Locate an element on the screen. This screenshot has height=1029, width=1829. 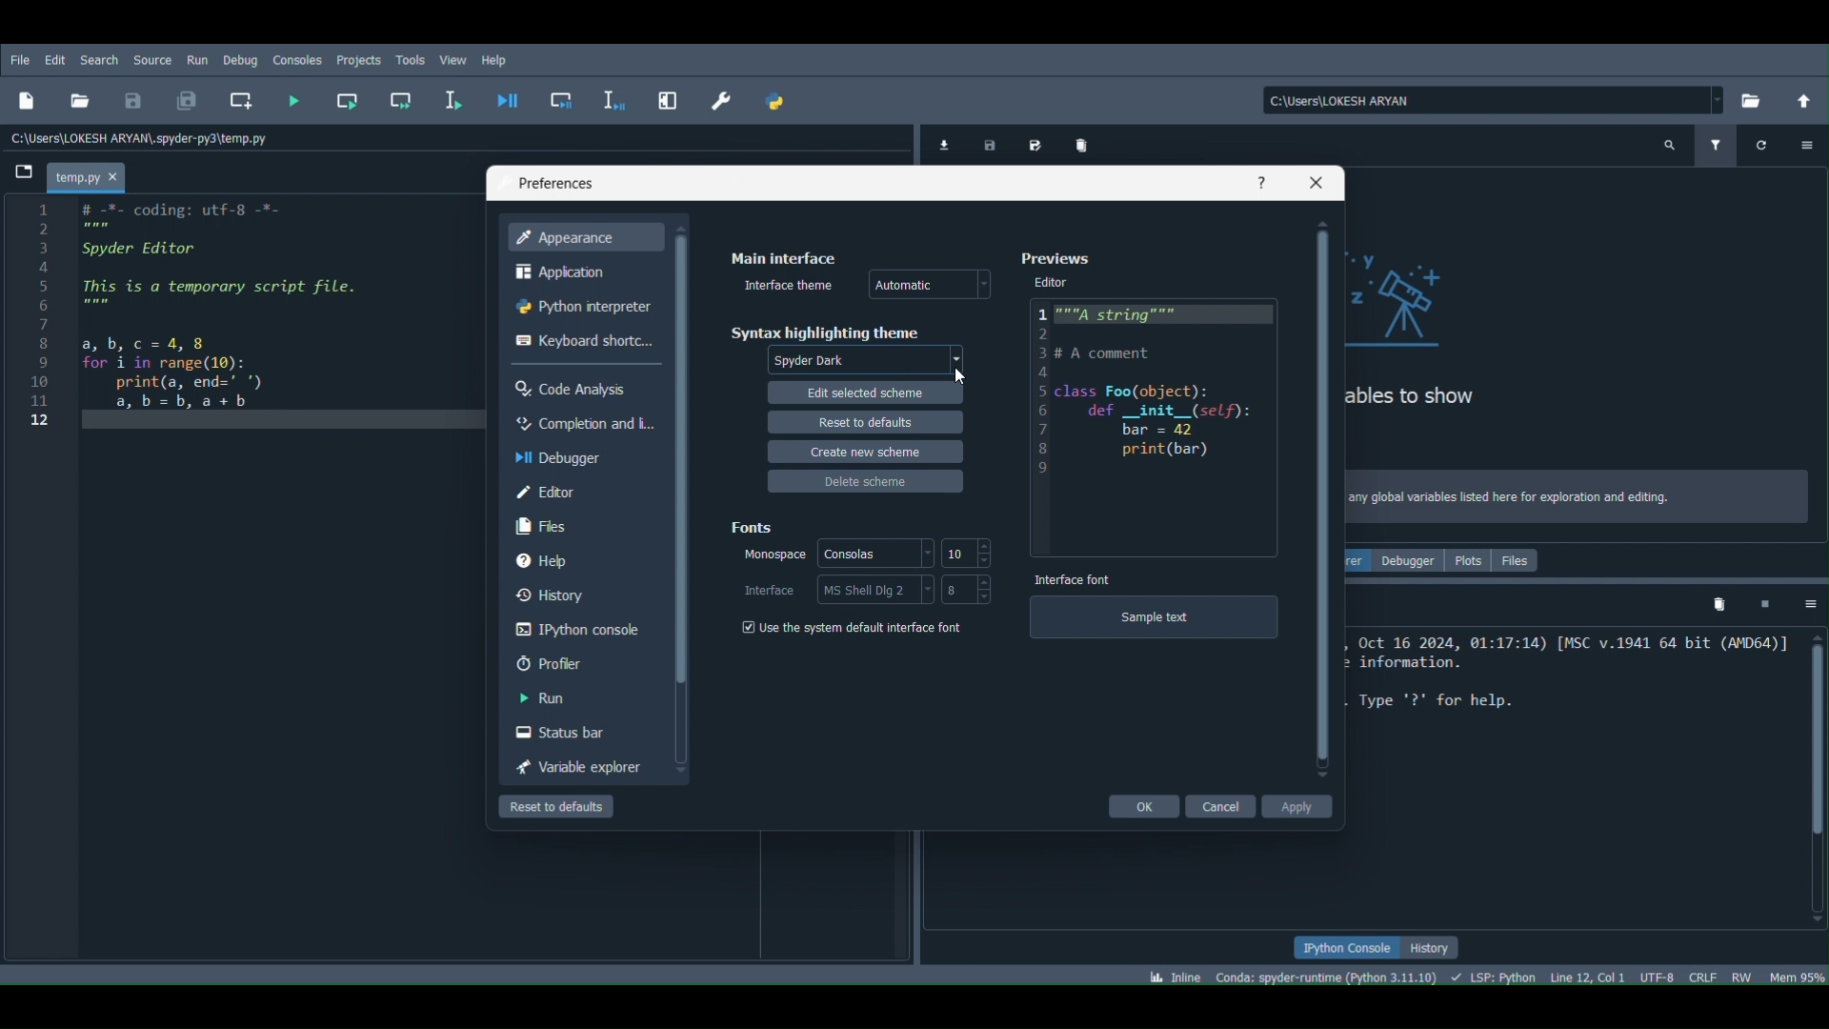
Editor is located at coordinates (1054, 281).